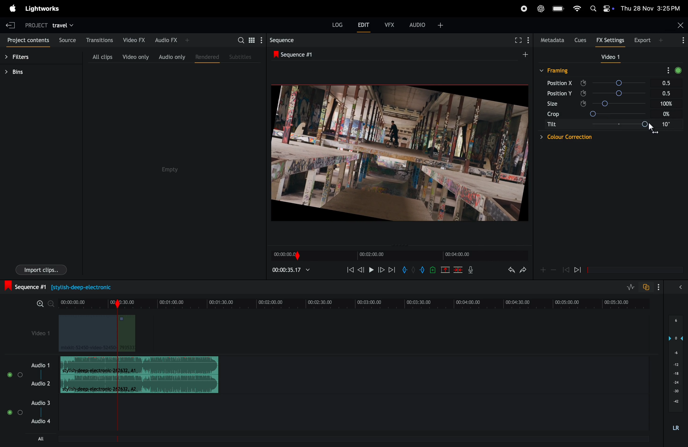  Describe the element at coordinates (285, 40) in the screenshot. I see `sequences` at that location.